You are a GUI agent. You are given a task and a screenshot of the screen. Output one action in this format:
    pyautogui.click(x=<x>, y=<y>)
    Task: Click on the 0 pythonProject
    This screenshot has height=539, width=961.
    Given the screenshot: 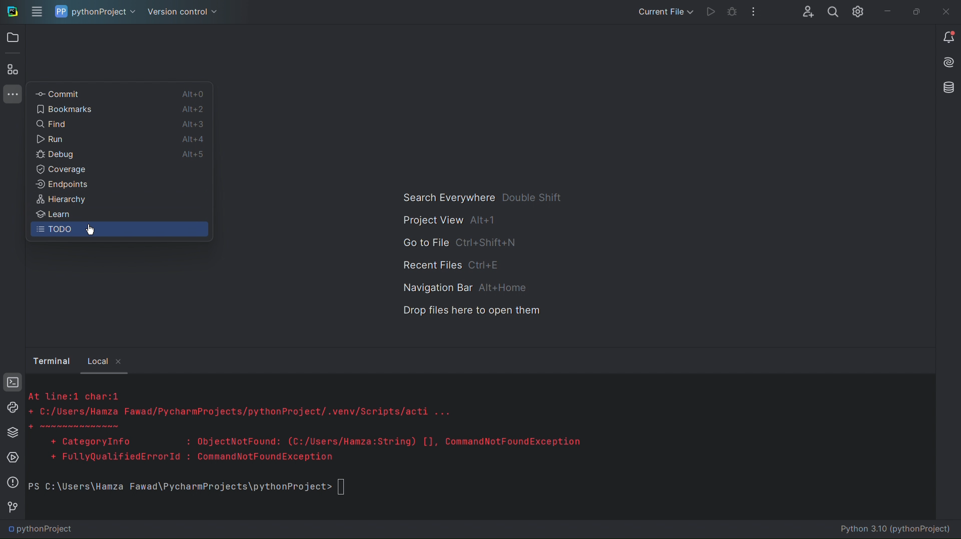 What is the action you would take?
    pyautogui.click(x=41, y=529)
    